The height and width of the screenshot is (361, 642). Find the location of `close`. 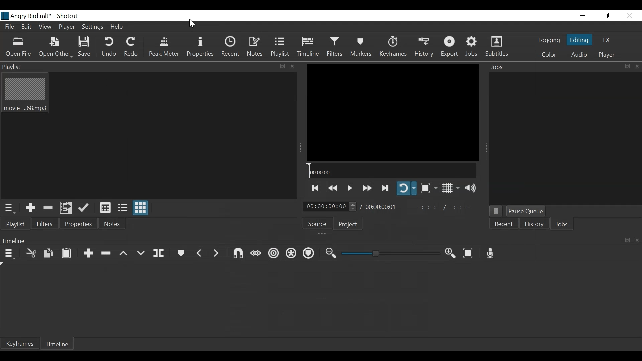

close is located at coordinates (636, 66).